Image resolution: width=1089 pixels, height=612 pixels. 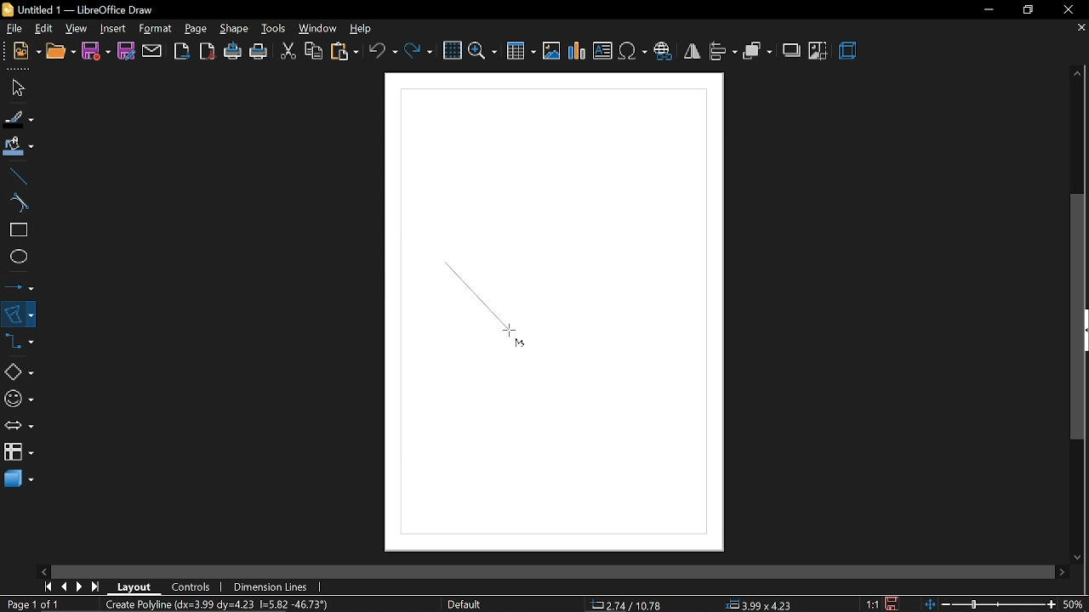 I want to click on help, so click(x=363, y=29).